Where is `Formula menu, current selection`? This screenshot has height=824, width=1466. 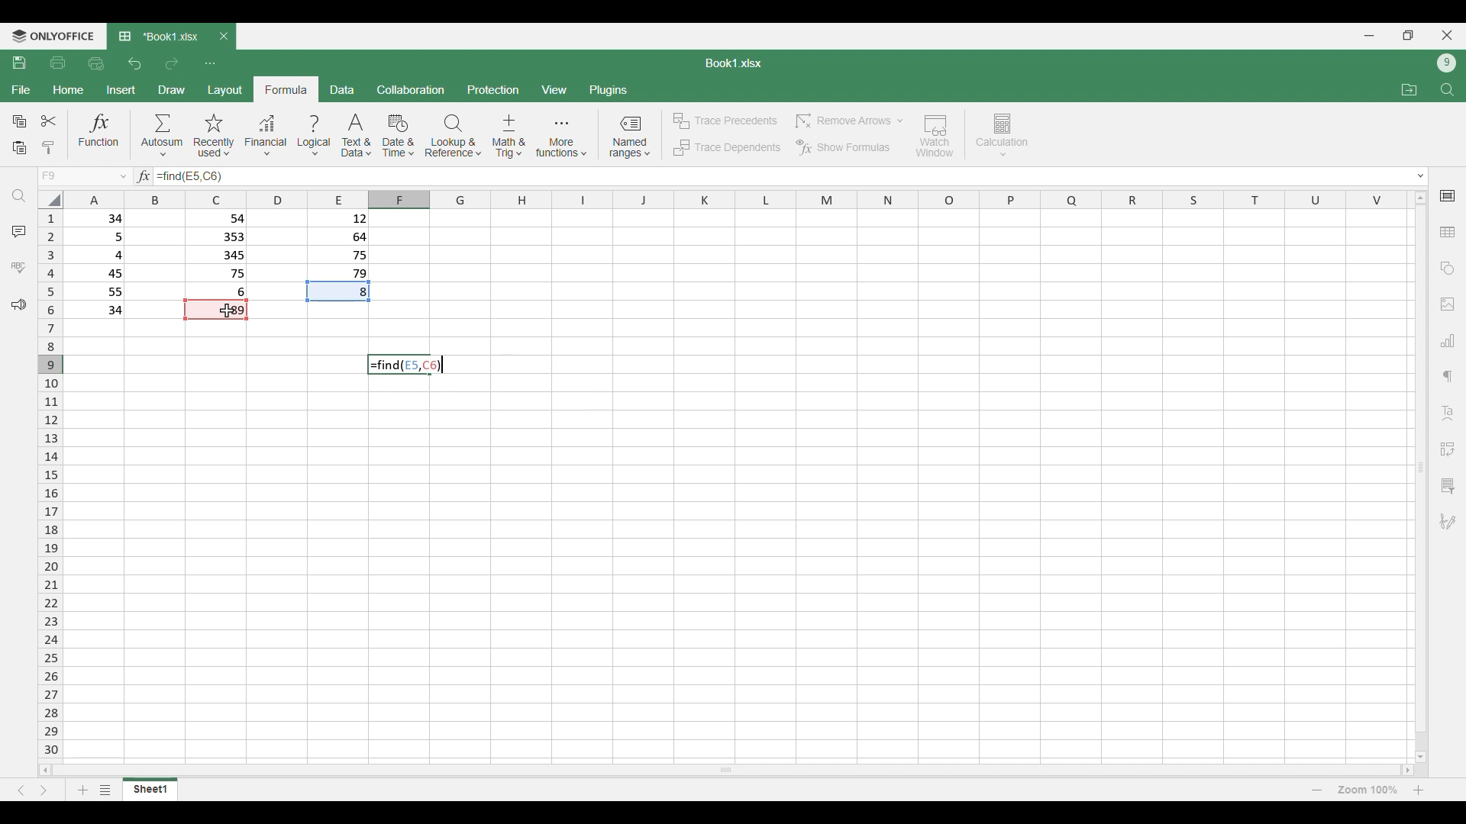 Formula menu, current selection is located at coordinates (287, 89).